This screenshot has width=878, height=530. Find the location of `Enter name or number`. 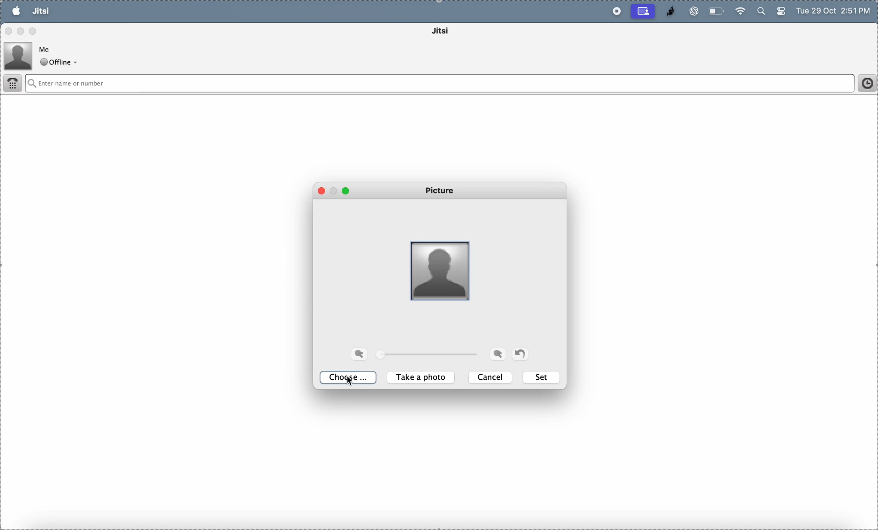

Enter name or number is located at coordinates (401, 83).